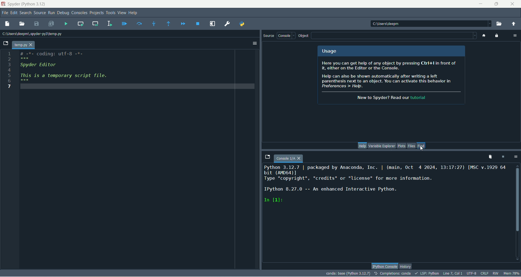 This screenshot has width=521, height=277. Describe the element at coordinates (13, 13) in the screenshot. I see `edit` at that location.